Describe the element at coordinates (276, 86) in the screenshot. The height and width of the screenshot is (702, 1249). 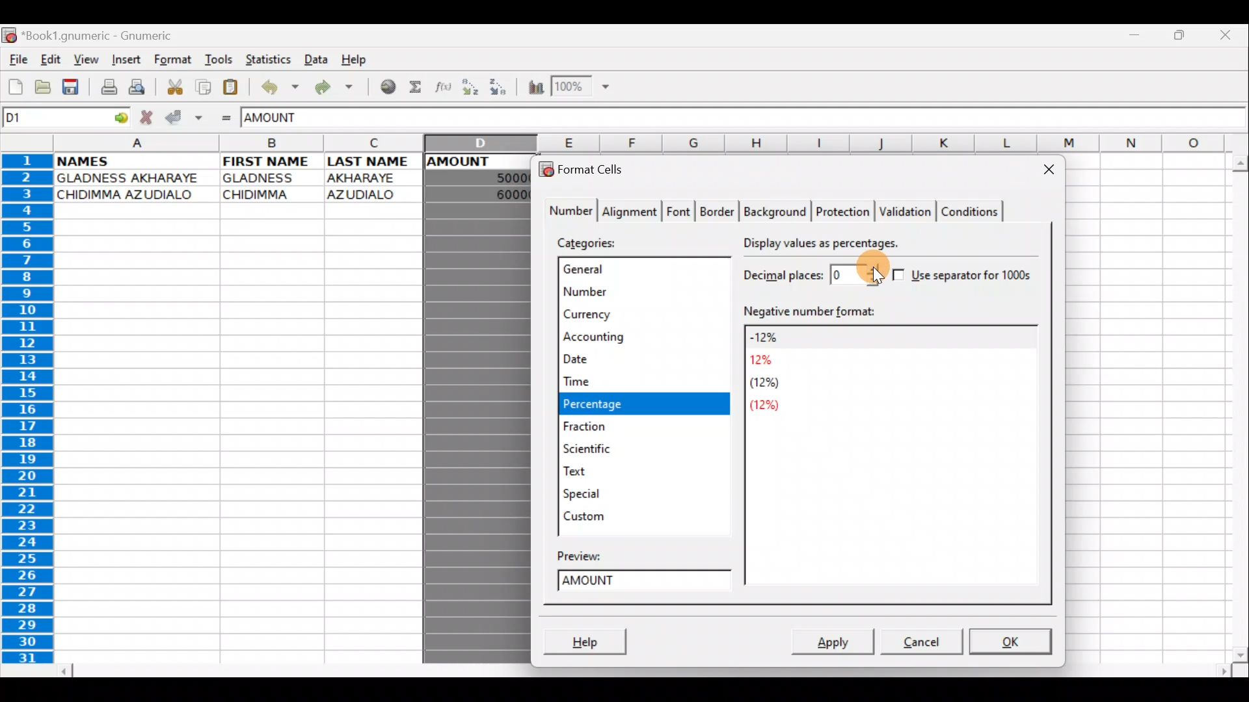
I see `Undo last action` at that location.